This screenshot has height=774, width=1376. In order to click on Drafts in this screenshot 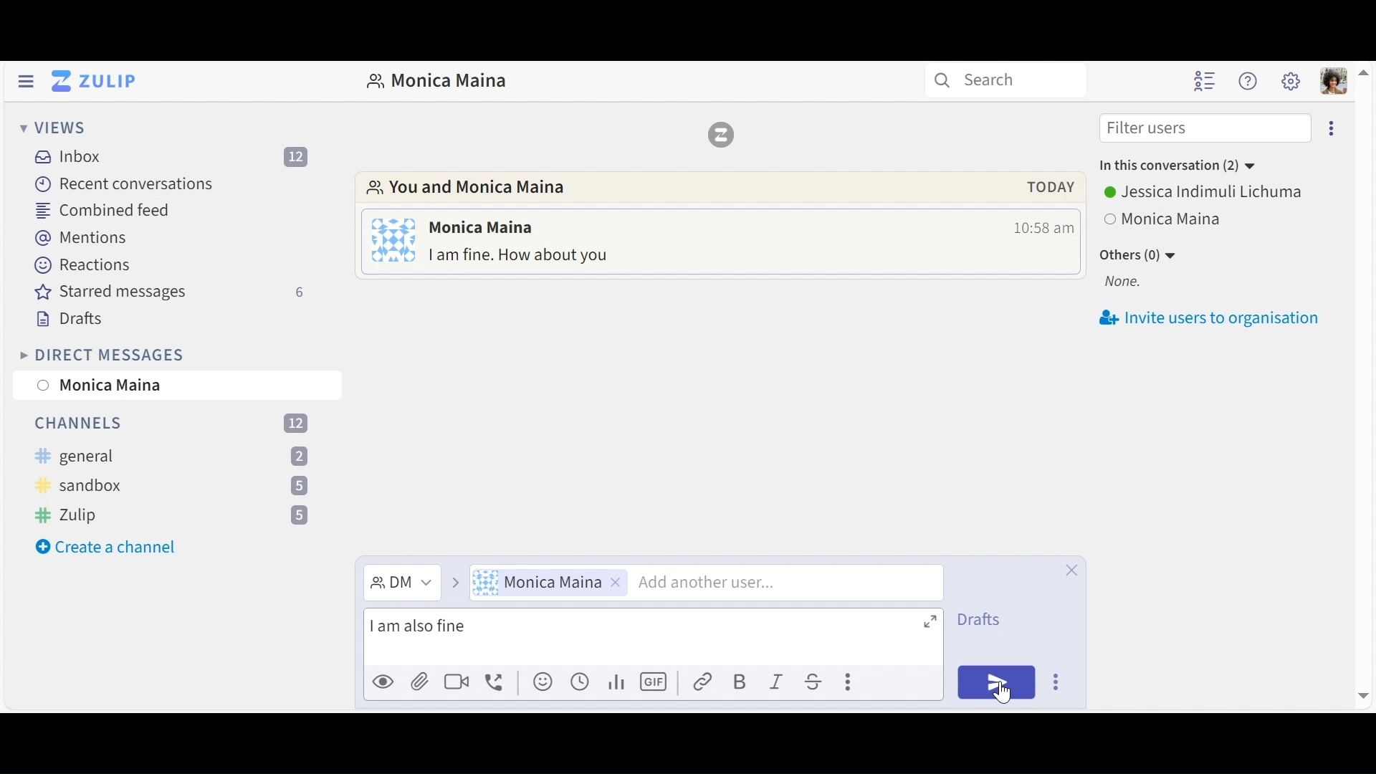, I will do `click(985, 618)`.